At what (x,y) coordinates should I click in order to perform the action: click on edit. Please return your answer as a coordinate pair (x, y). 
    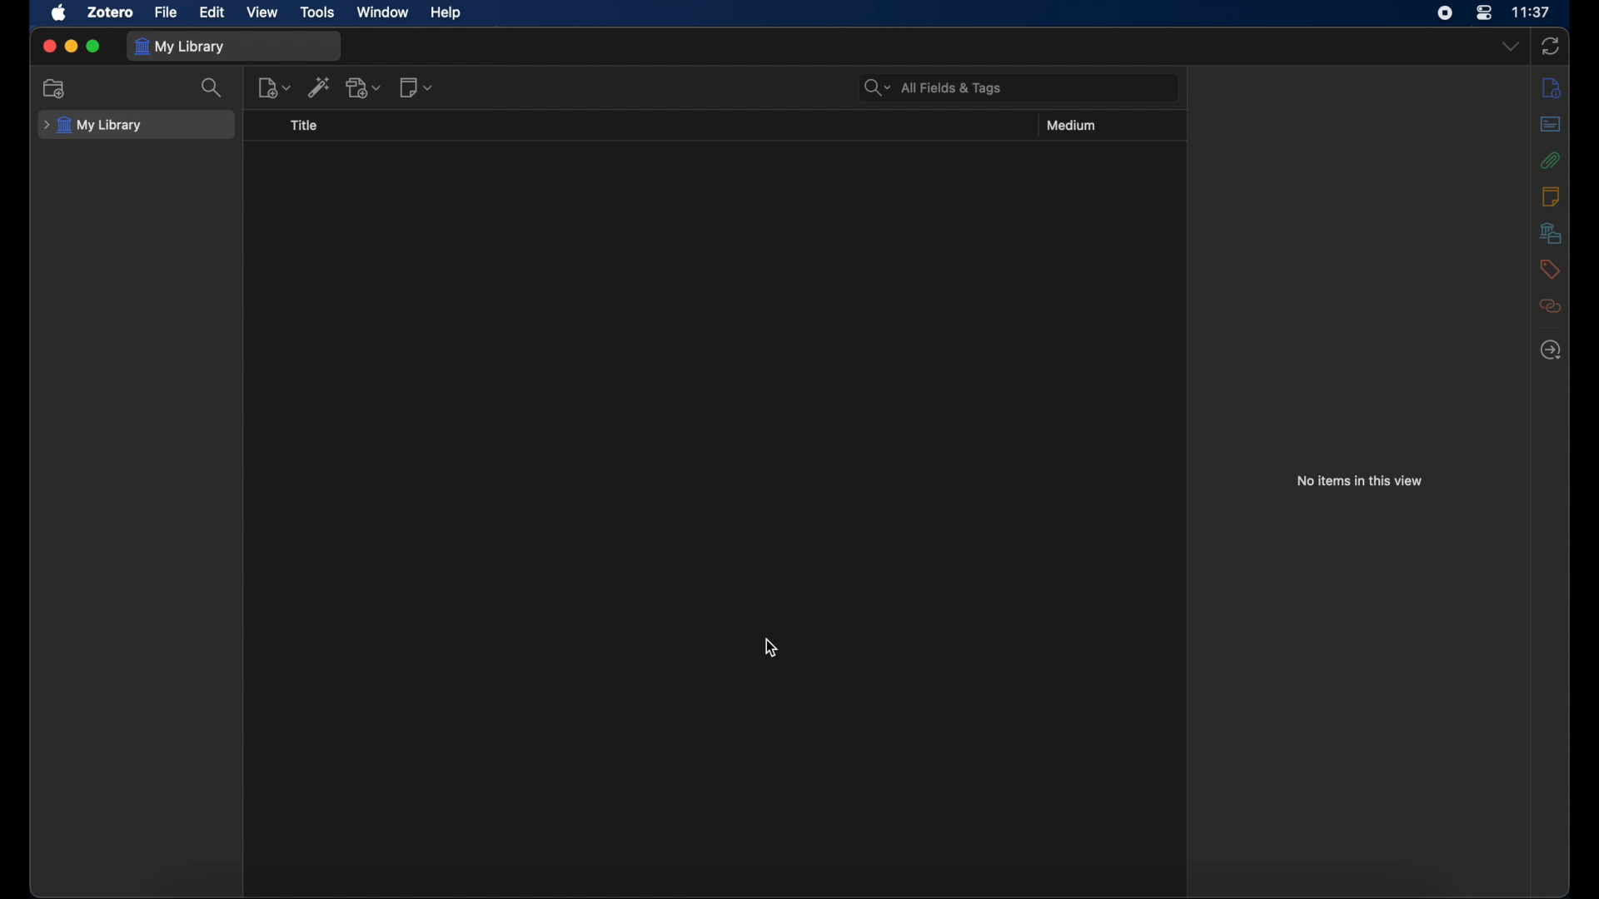
    Looking at the image, I should click on (212, 12).